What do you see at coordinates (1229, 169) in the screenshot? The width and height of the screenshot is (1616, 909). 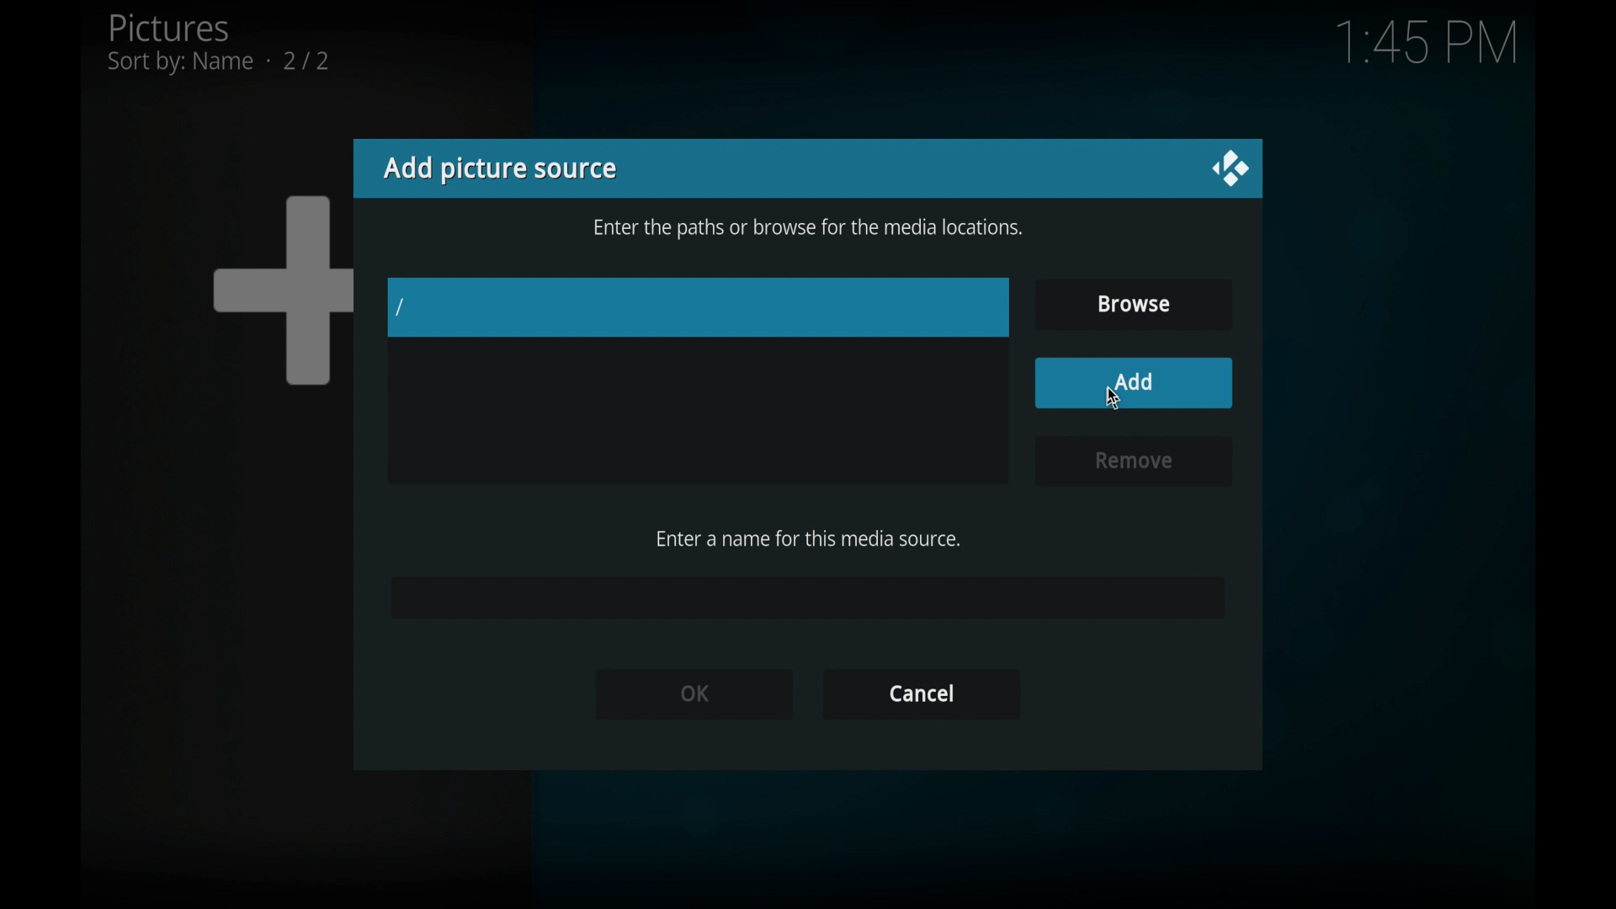 I see `close` at bounding box center [1229, 169].